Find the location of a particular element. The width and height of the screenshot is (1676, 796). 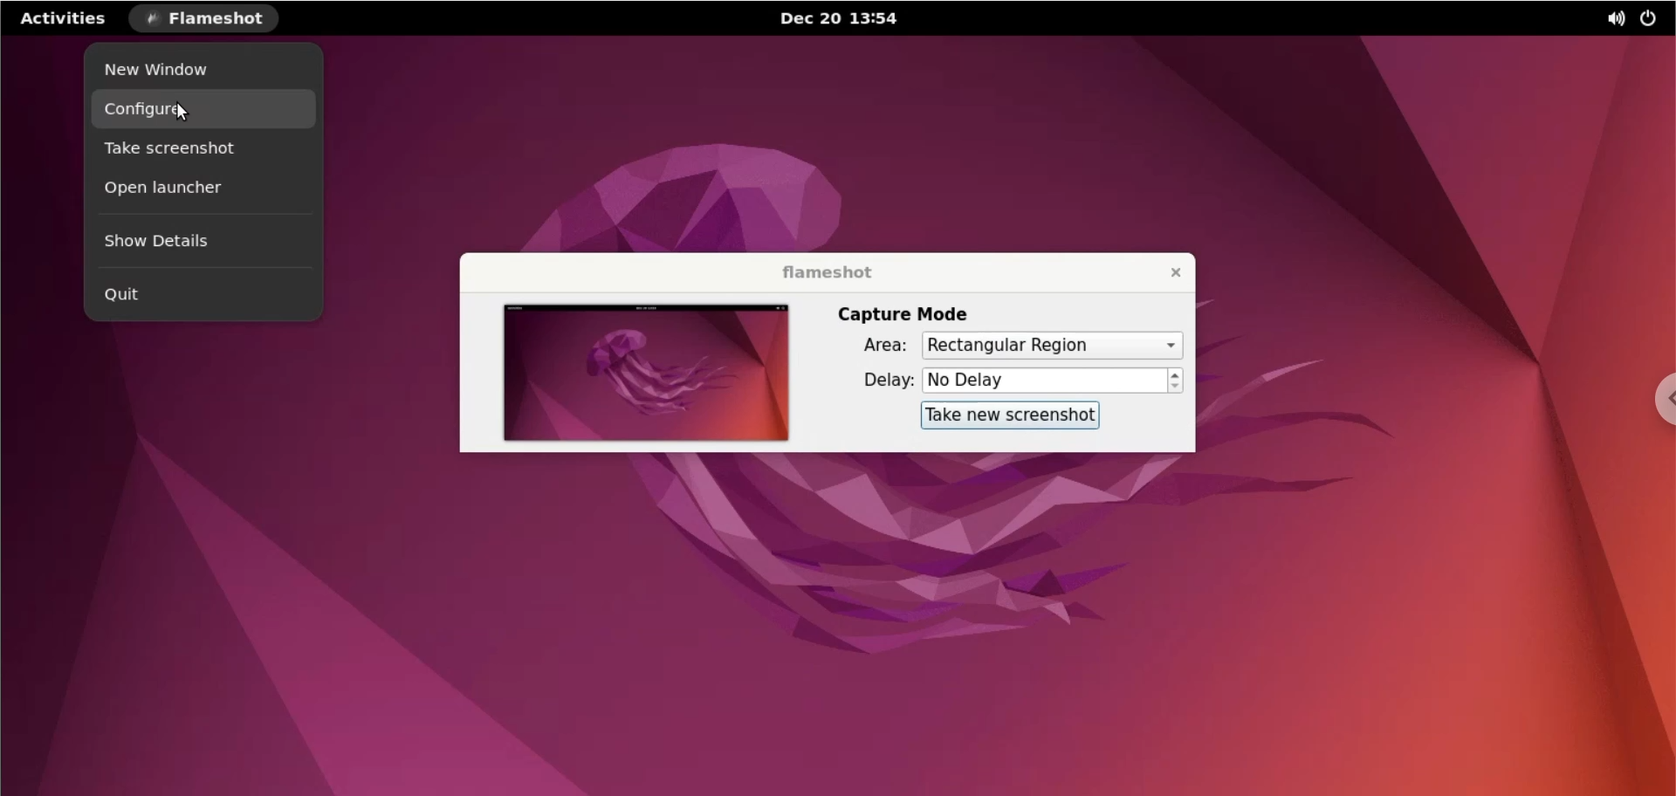

increment or decrement delay is located at coordinates (1178, 381).